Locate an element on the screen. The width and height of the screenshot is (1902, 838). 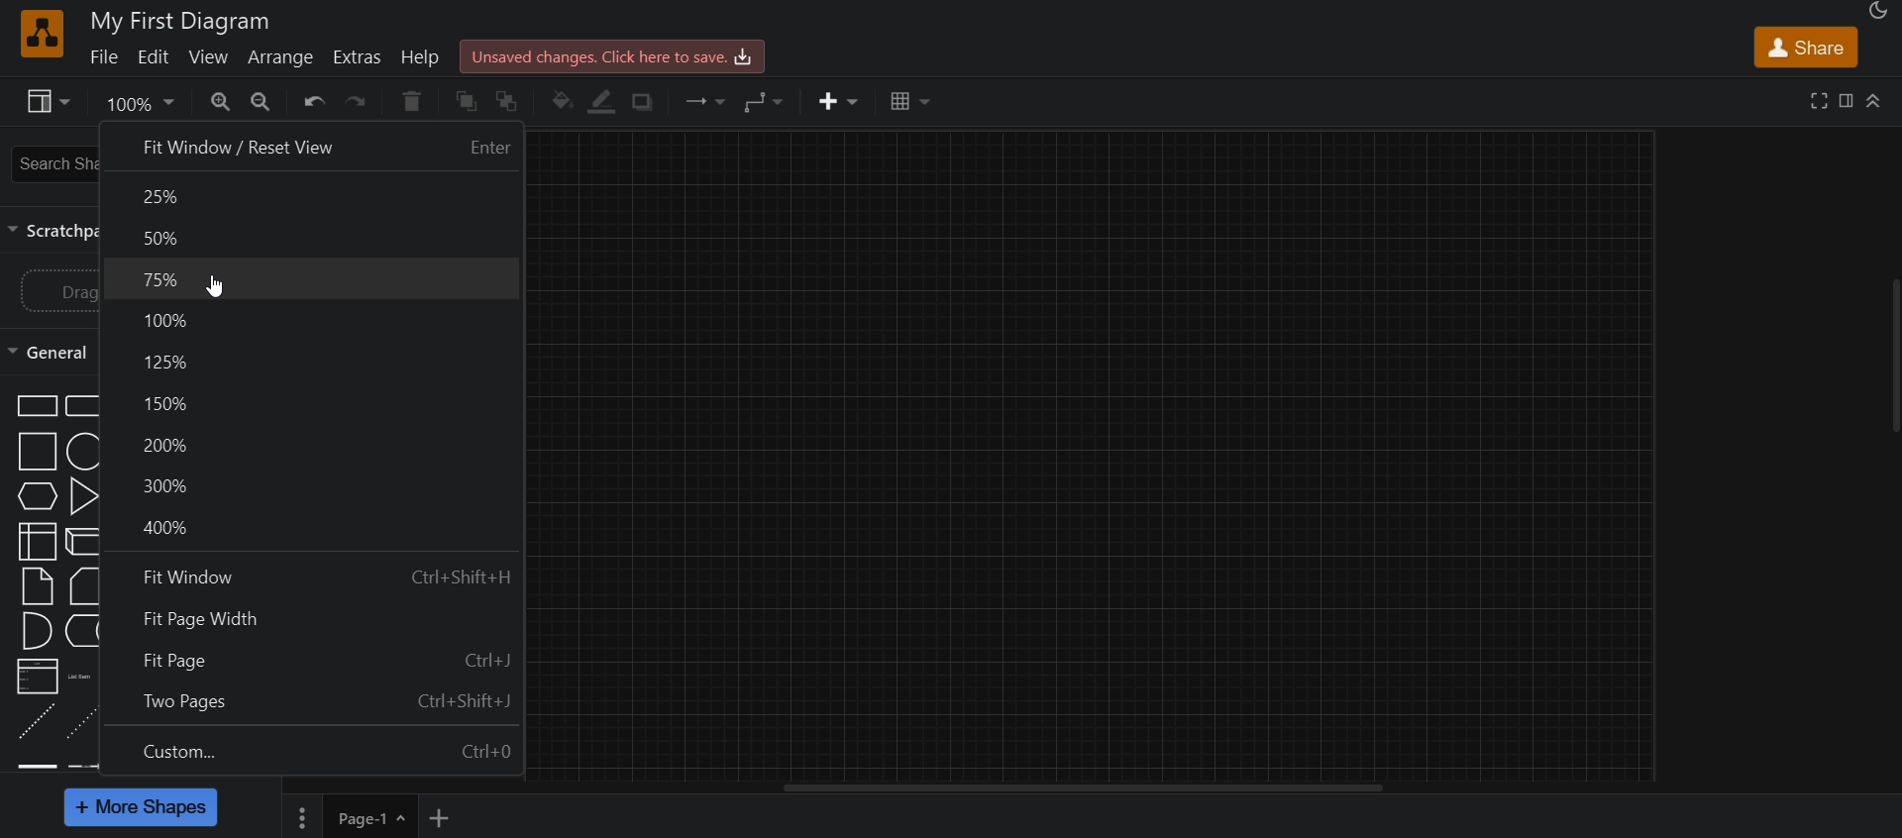
fit window/reset view is located at coordinates (312, 148).